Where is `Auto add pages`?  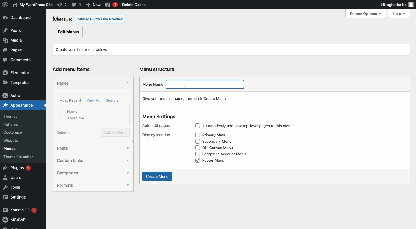
Auto add pages is located at coordinates (156, 126).